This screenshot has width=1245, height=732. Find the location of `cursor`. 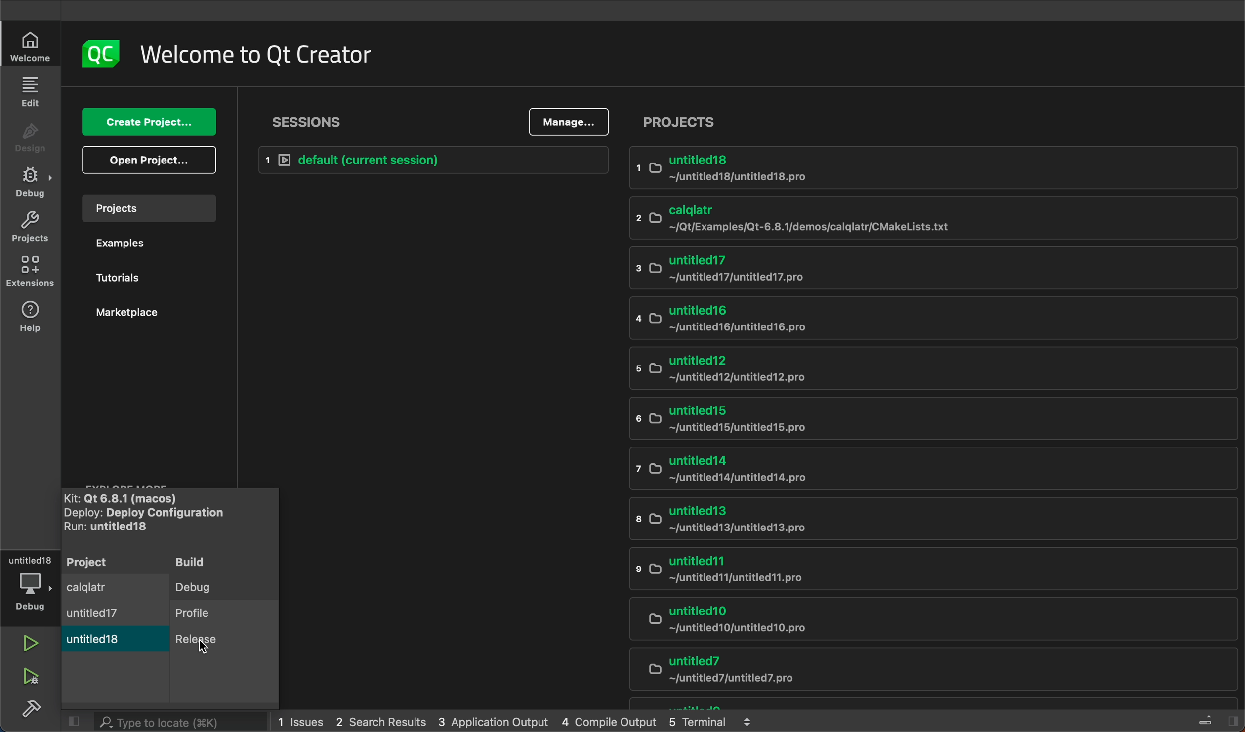

cursor is located at coordinates (204, 648).